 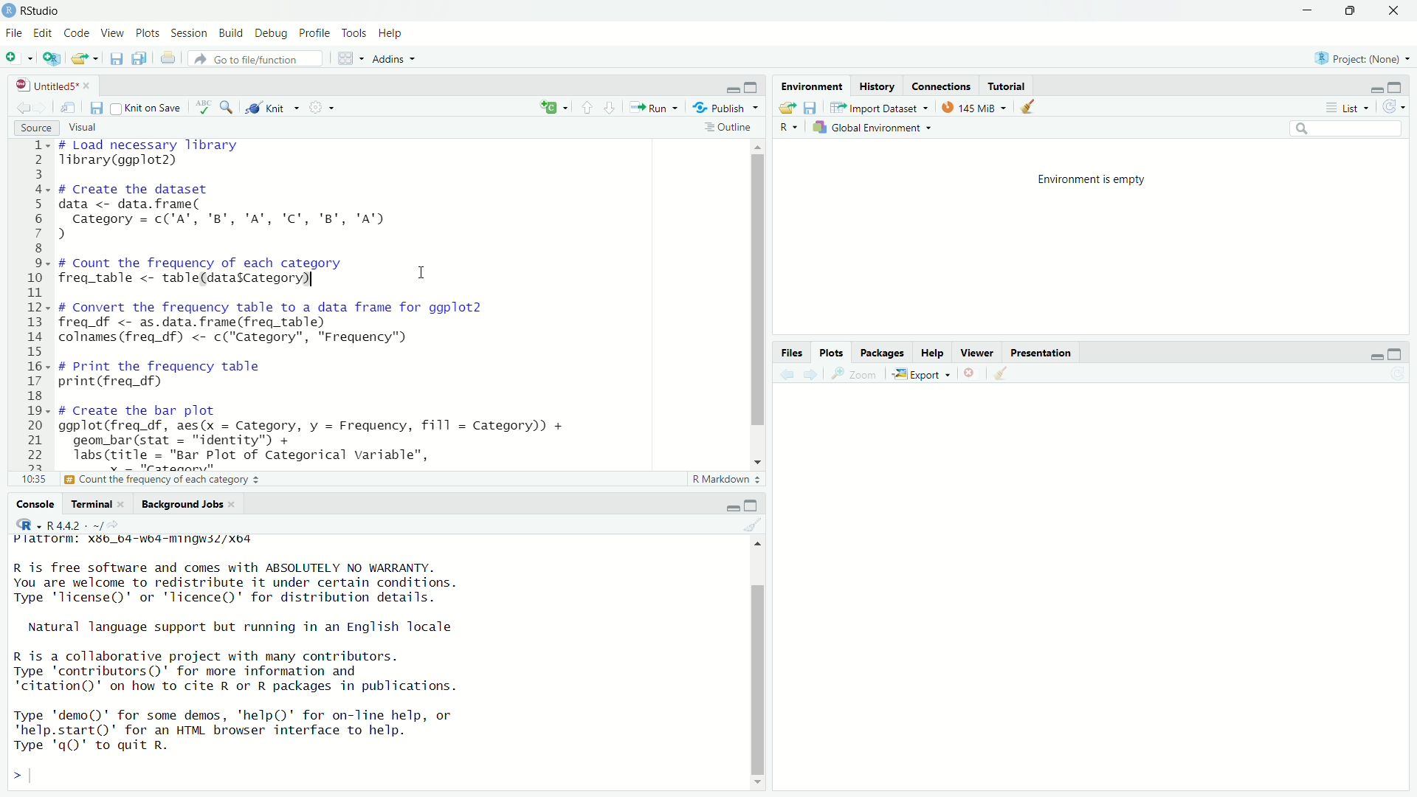 What do you see at coordinates (184, 504) in the screenshot?
I see `Background Jobs` at bounding box center [184, 504].